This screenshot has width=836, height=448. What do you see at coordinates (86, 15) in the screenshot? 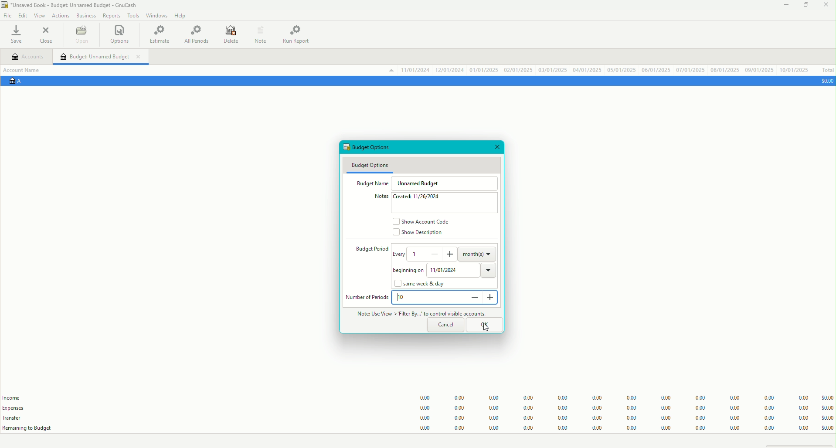
I see `Business` at bounding box center [86, 15].